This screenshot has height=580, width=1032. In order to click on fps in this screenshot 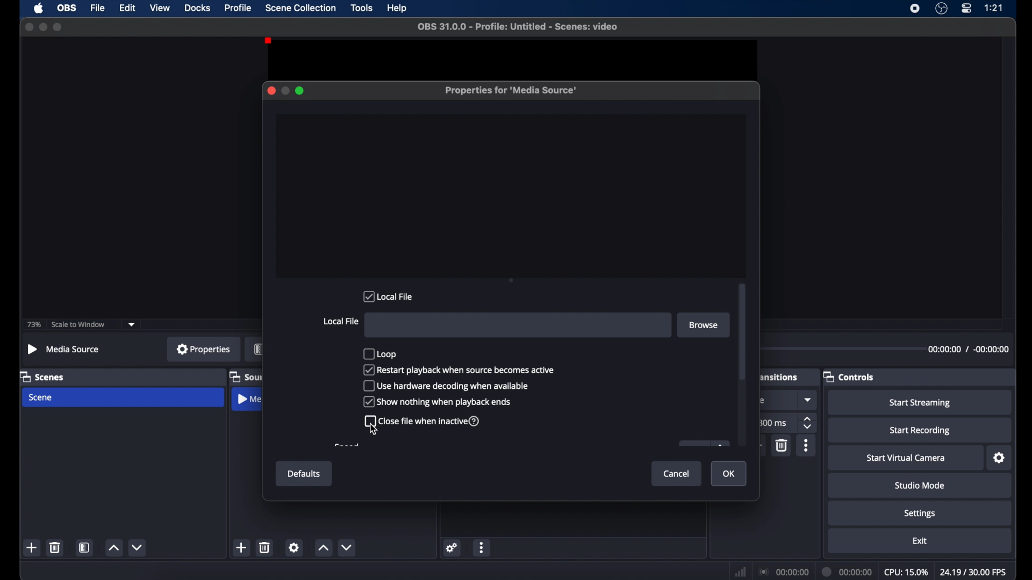, I will do `click(973, 572)`.